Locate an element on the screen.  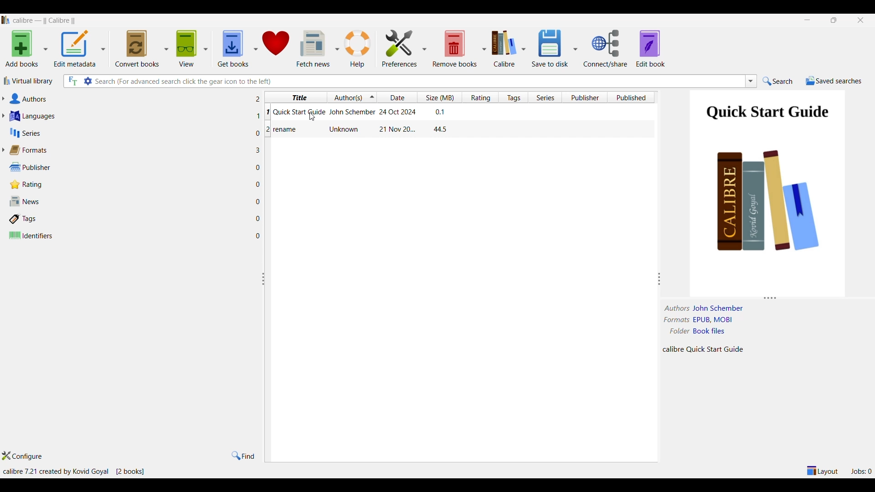
book files is located at coordinates (709, 331).